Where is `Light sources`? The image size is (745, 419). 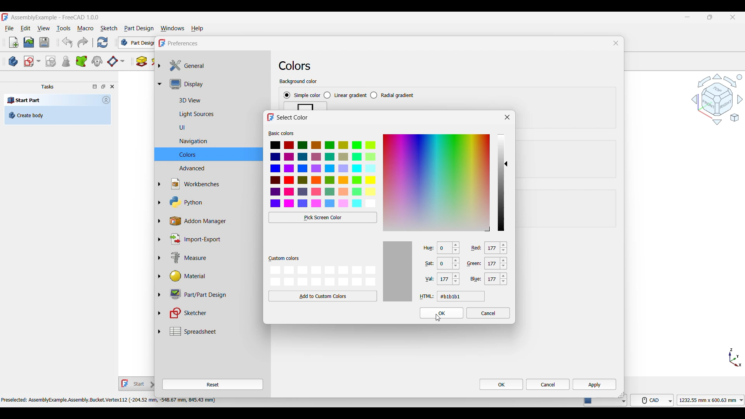 Light sources is located at coordinates (214, 114).